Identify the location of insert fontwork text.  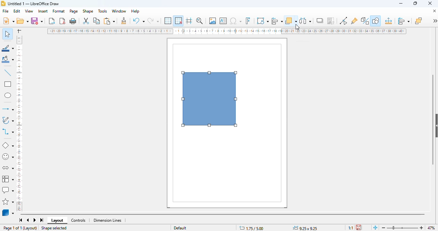
(248, 21).